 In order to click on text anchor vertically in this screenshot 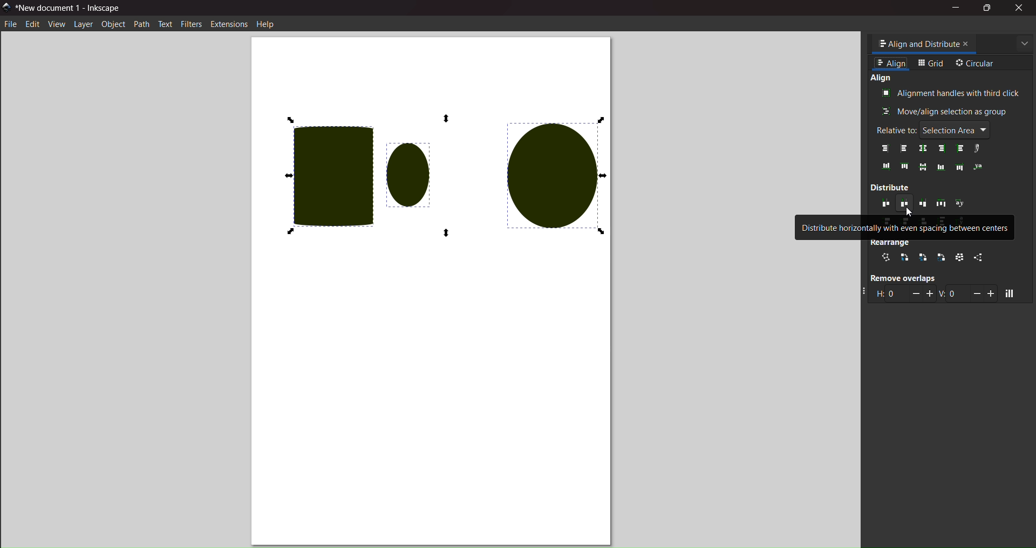, I will do `click(978, 168)`.